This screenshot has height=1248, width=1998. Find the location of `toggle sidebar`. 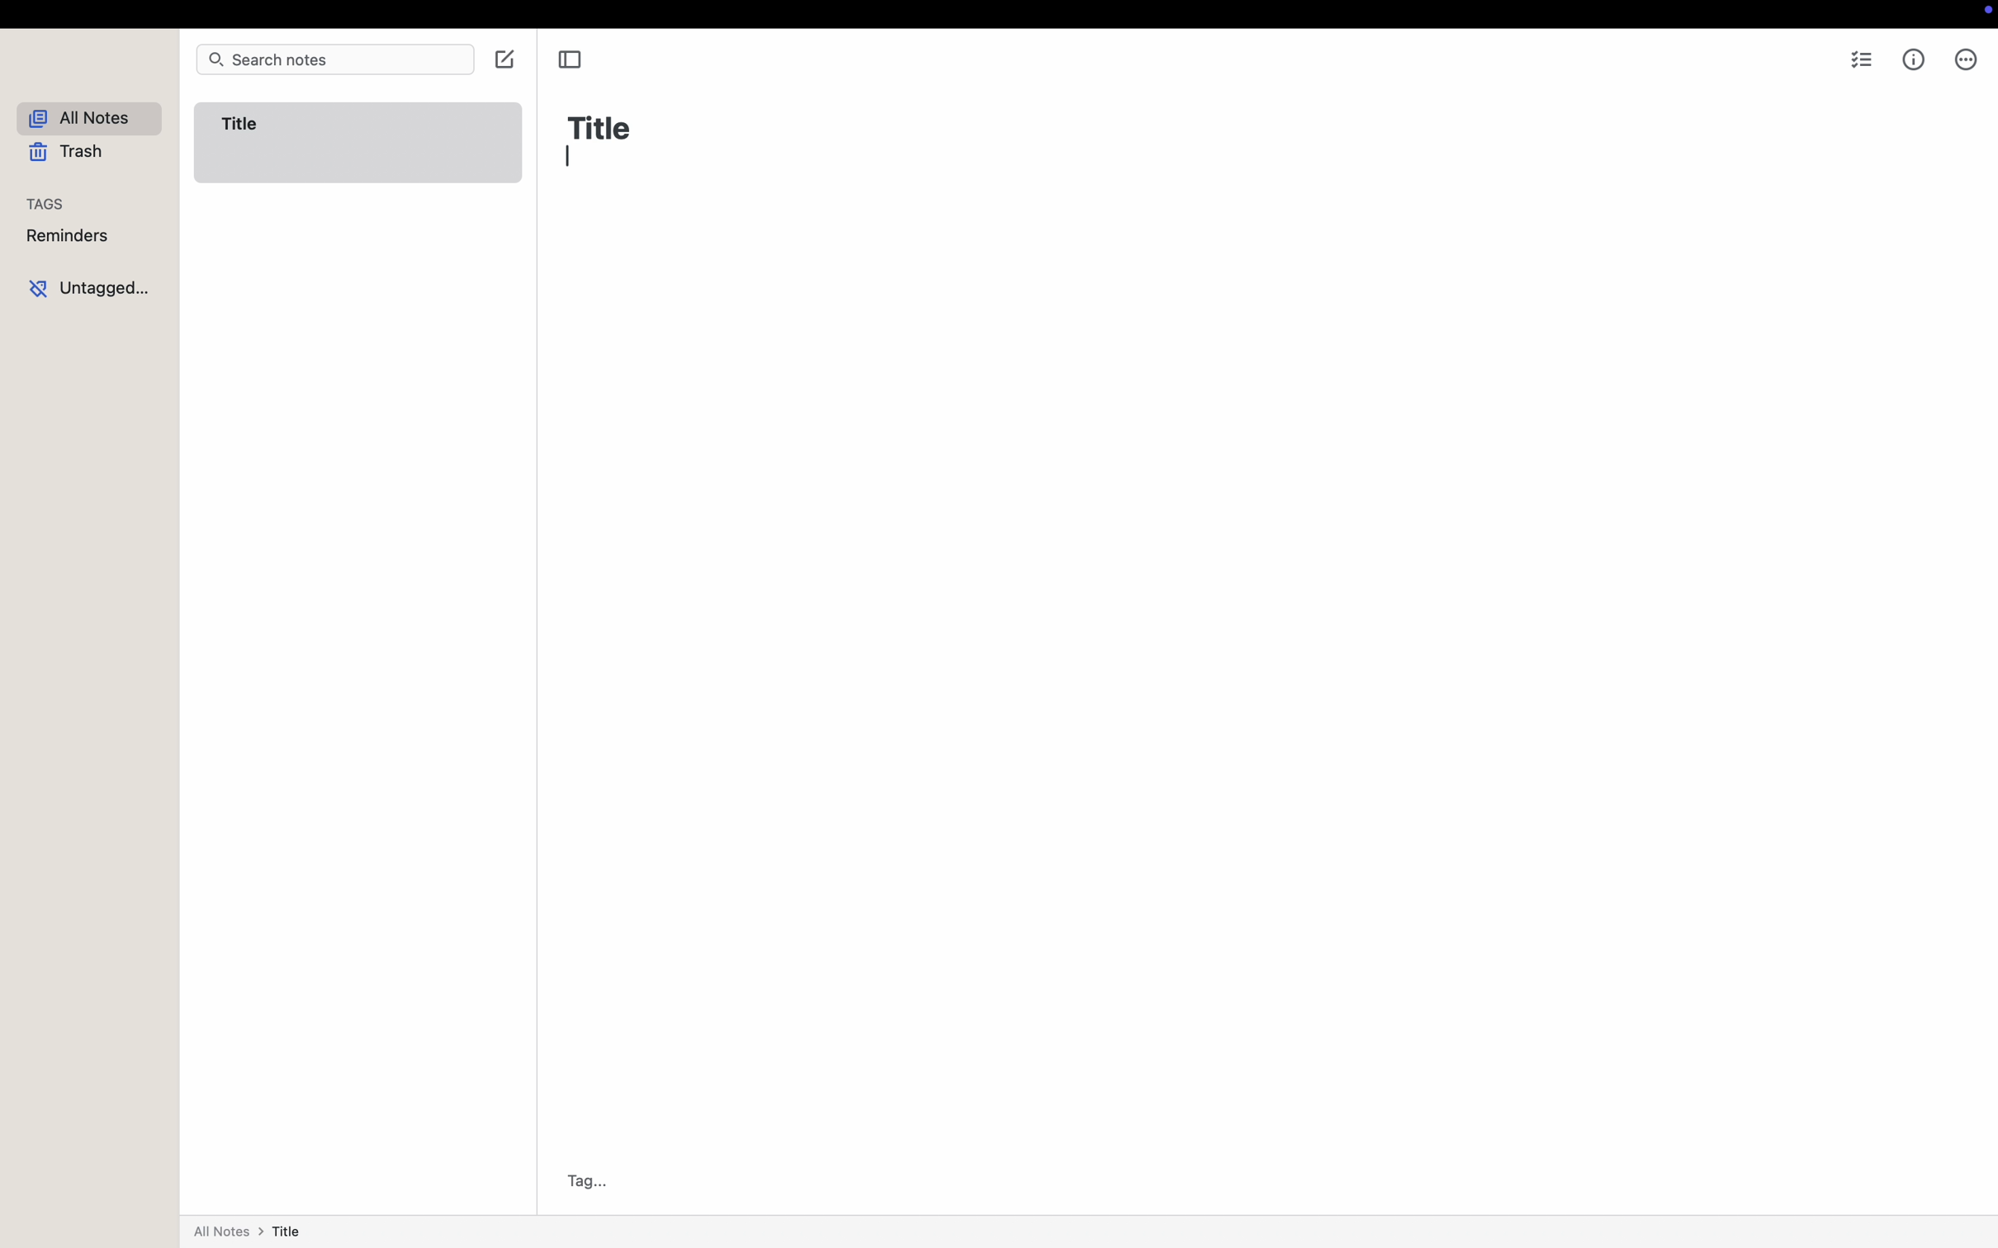

toggle sidebar is located at coordinates (570, 60).